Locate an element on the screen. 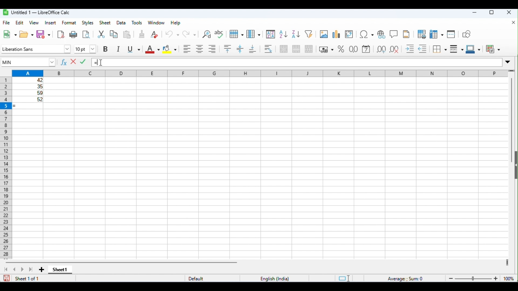 This screenshot has width=518, height=291. clear direct formatting is located at coordinates (154, 34).